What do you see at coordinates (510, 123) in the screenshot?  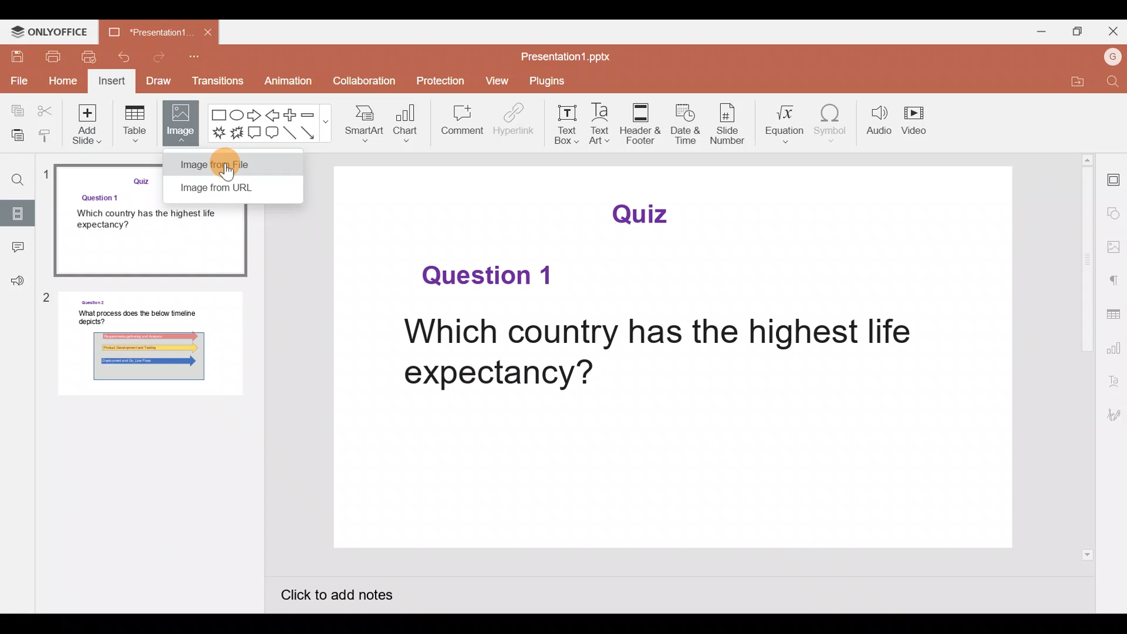 I see `Hyperlink` at bounding box center [510, 123].